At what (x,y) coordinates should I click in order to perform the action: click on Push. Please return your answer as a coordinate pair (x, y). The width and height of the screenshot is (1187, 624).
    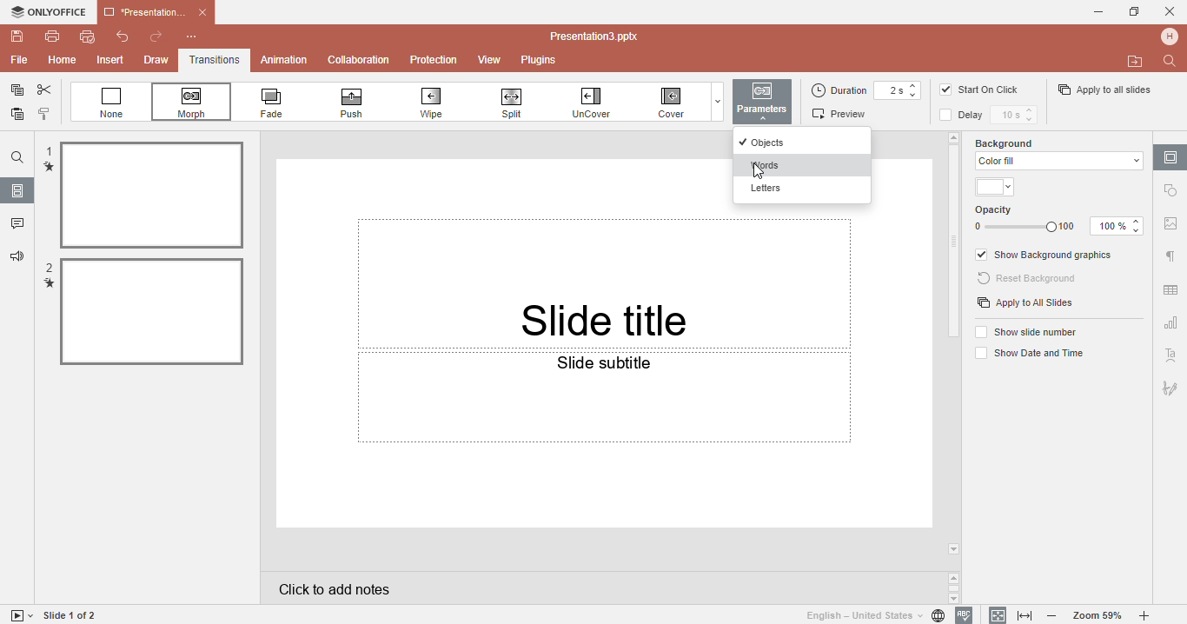
    Looking at the image, I should click on (366, 103).